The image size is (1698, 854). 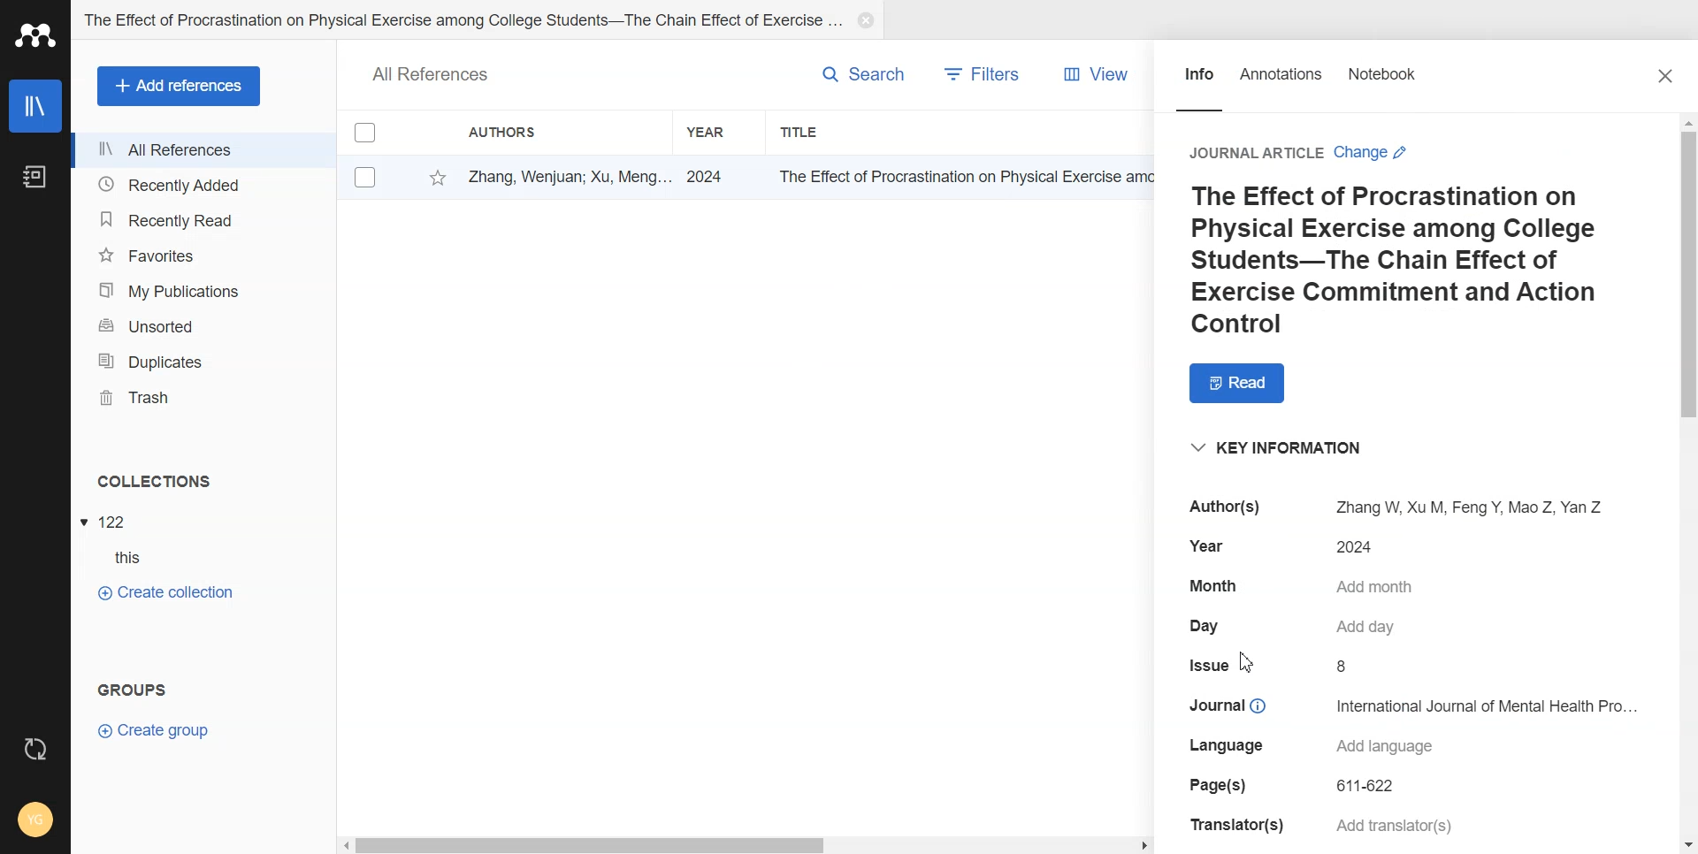 What do you see at coordinates (566, 174) in the screenshot?
I see `Zhang, Wenjuan; Xu, Meng..` at bounding box center [566, 174].